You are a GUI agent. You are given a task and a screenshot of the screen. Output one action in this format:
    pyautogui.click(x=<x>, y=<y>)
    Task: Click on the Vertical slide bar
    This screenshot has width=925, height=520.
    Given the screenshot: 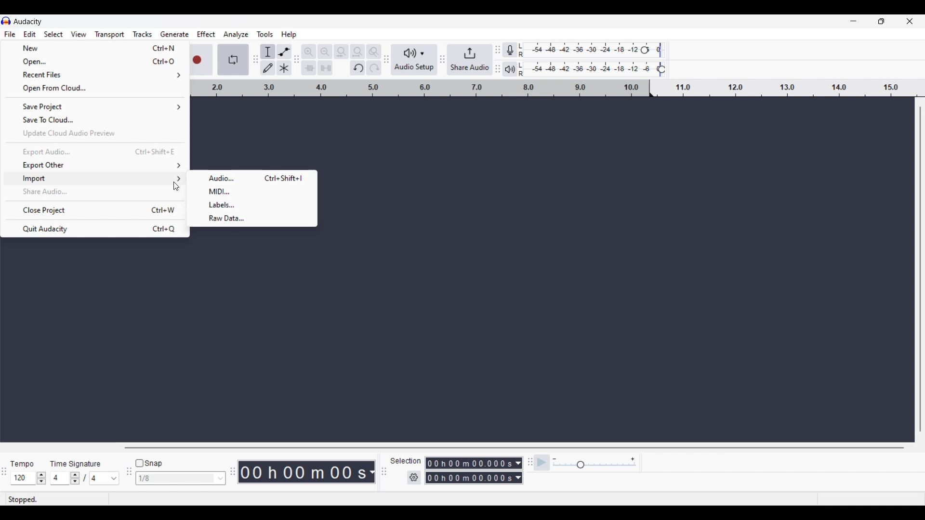 What is the action you would take?
    pyautogui.click(x=921, y=270)
    